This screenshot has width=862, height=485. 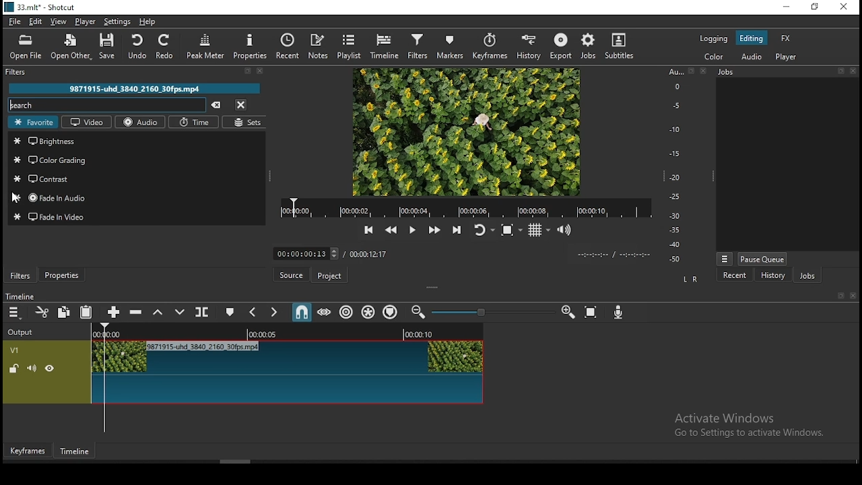 What do you see at coordinates (323, 312) in the screenshot?
I see `scrub while dragging` at bounding box center [323, 312].